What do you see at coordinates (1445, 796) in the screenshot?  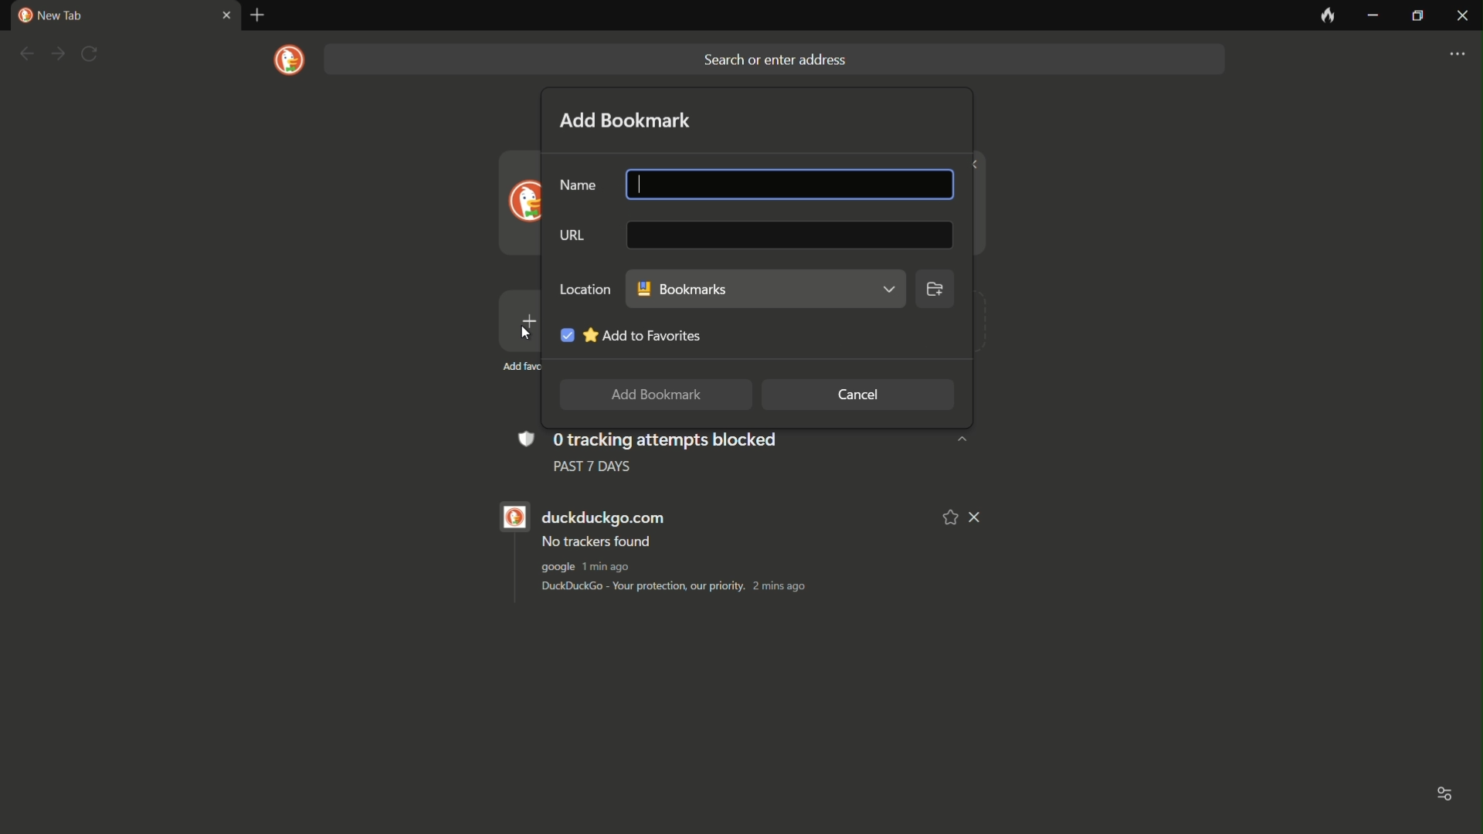 I see `toggle options` at bounding box center [1445, 796].